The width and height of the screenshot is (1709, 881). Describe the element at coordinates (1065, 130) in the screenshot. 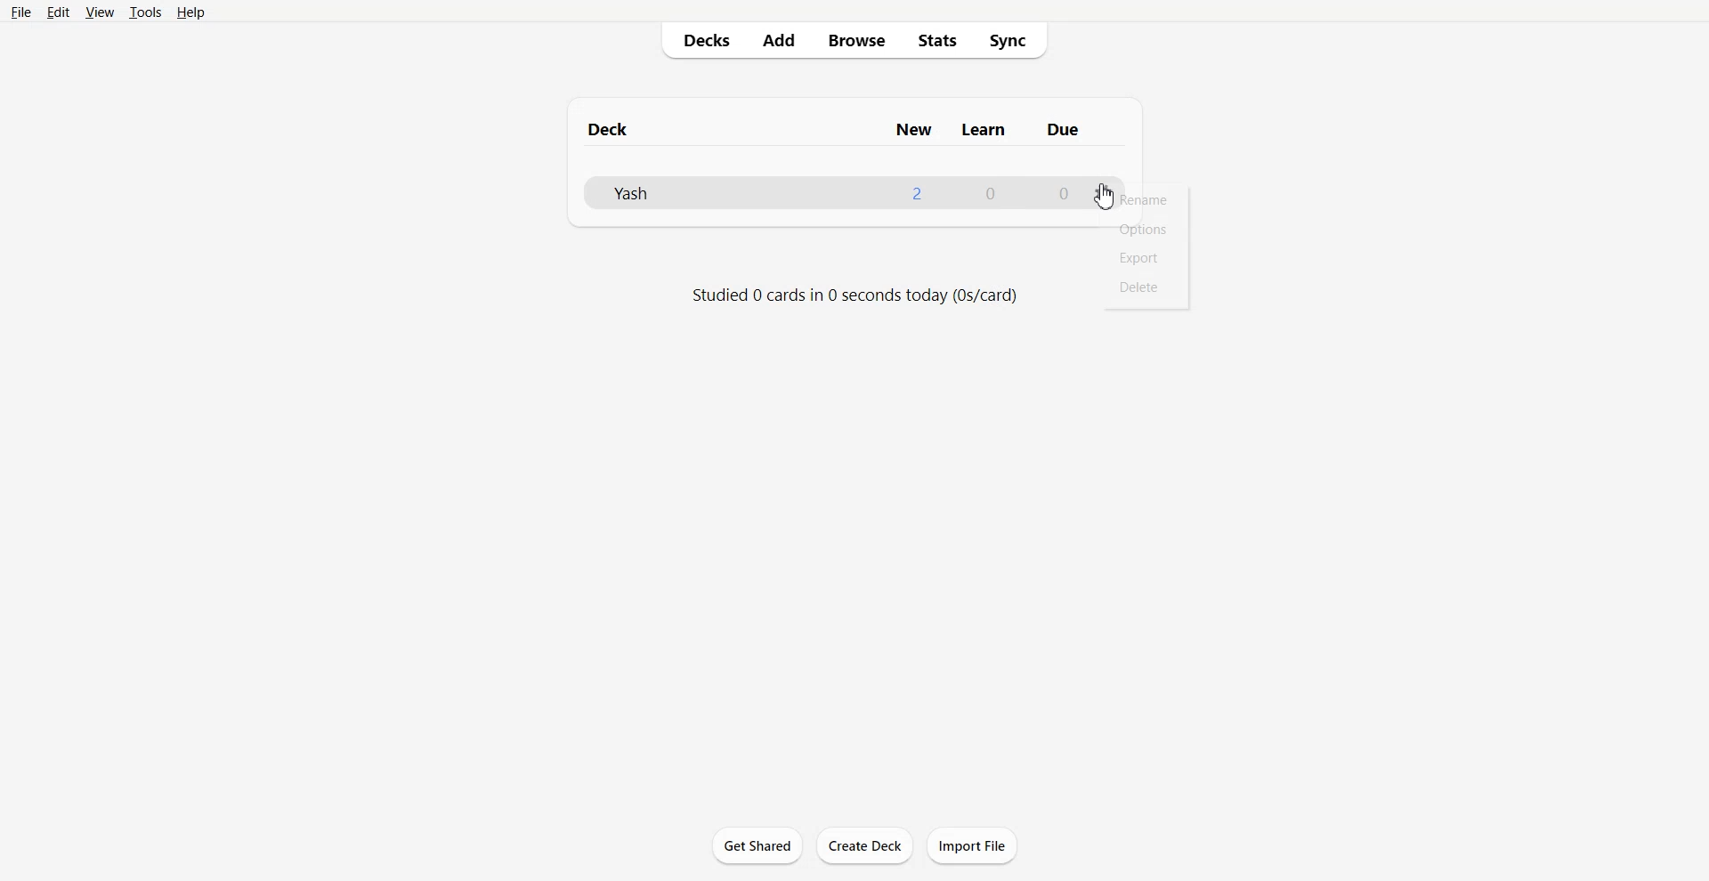

I see `due` at that location.